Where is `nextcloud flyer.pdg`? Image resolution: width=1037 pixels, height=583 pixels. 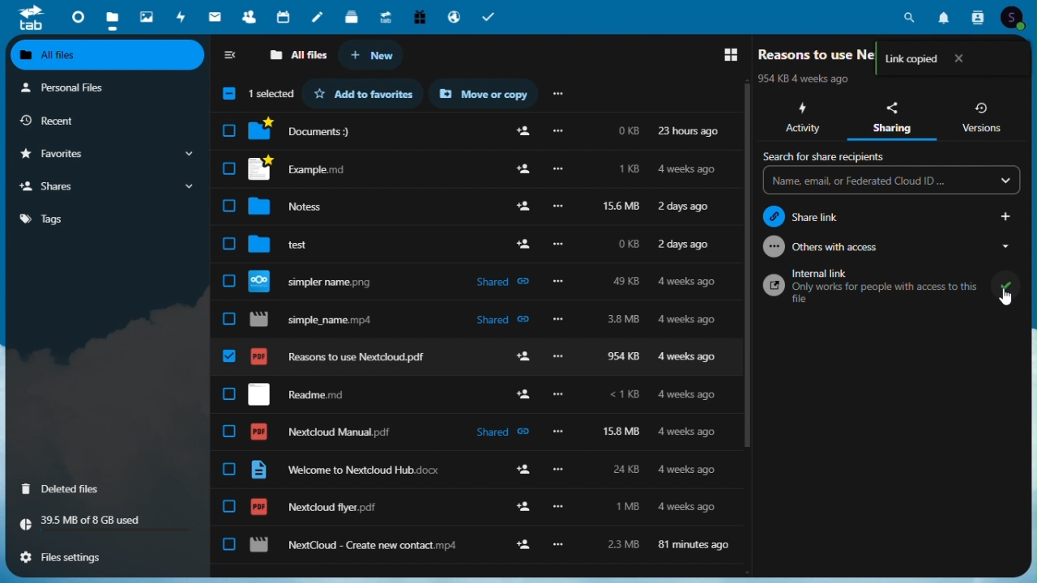
nextcloud flyer.pdg is located at coordinates (314, 507).